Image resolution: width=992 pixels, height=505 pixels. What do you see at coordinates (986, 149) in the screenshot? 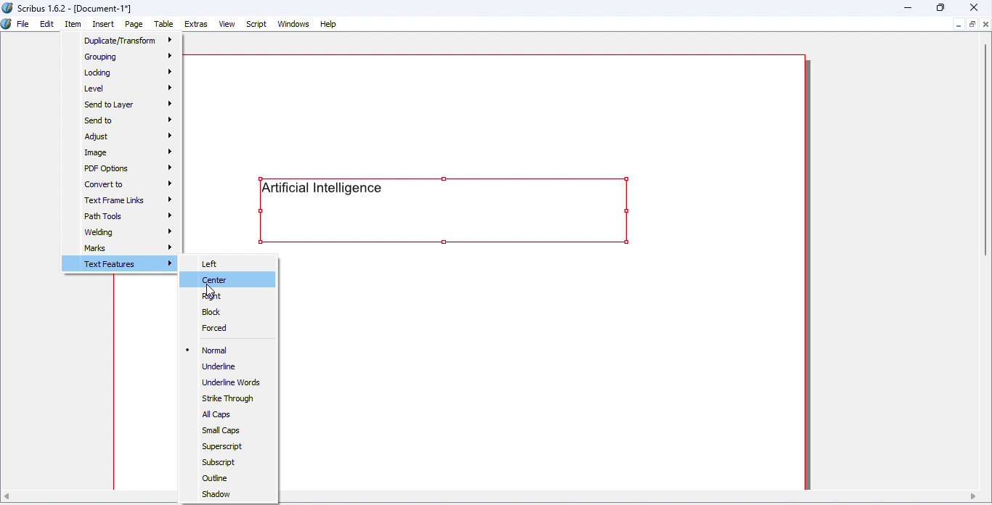
I see `Vertical scroll bar` at bounding box center [986, 149].